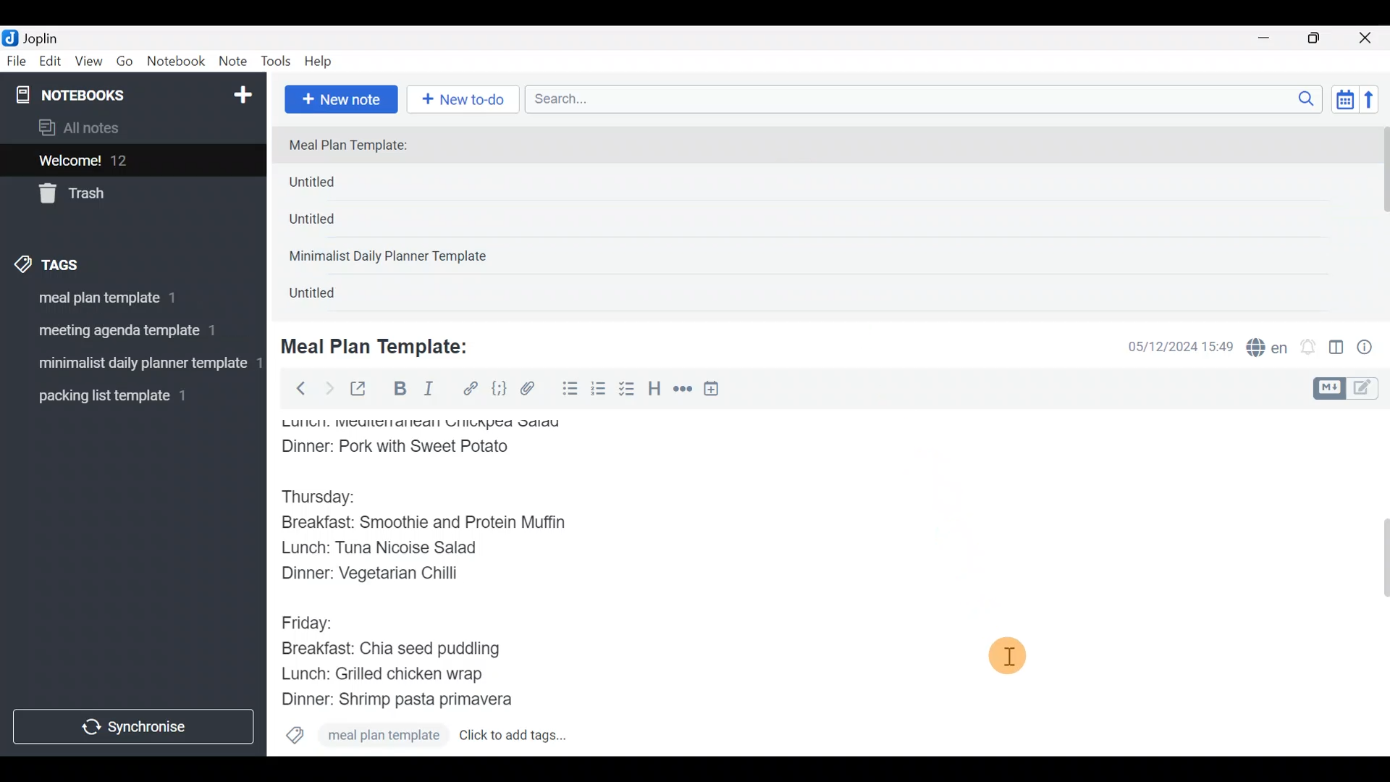  What do you see at coordinates (415, 447) in the screenshot?
I see `Dinner: Pork with Sweet Potato` at bounding box center [415, 447].